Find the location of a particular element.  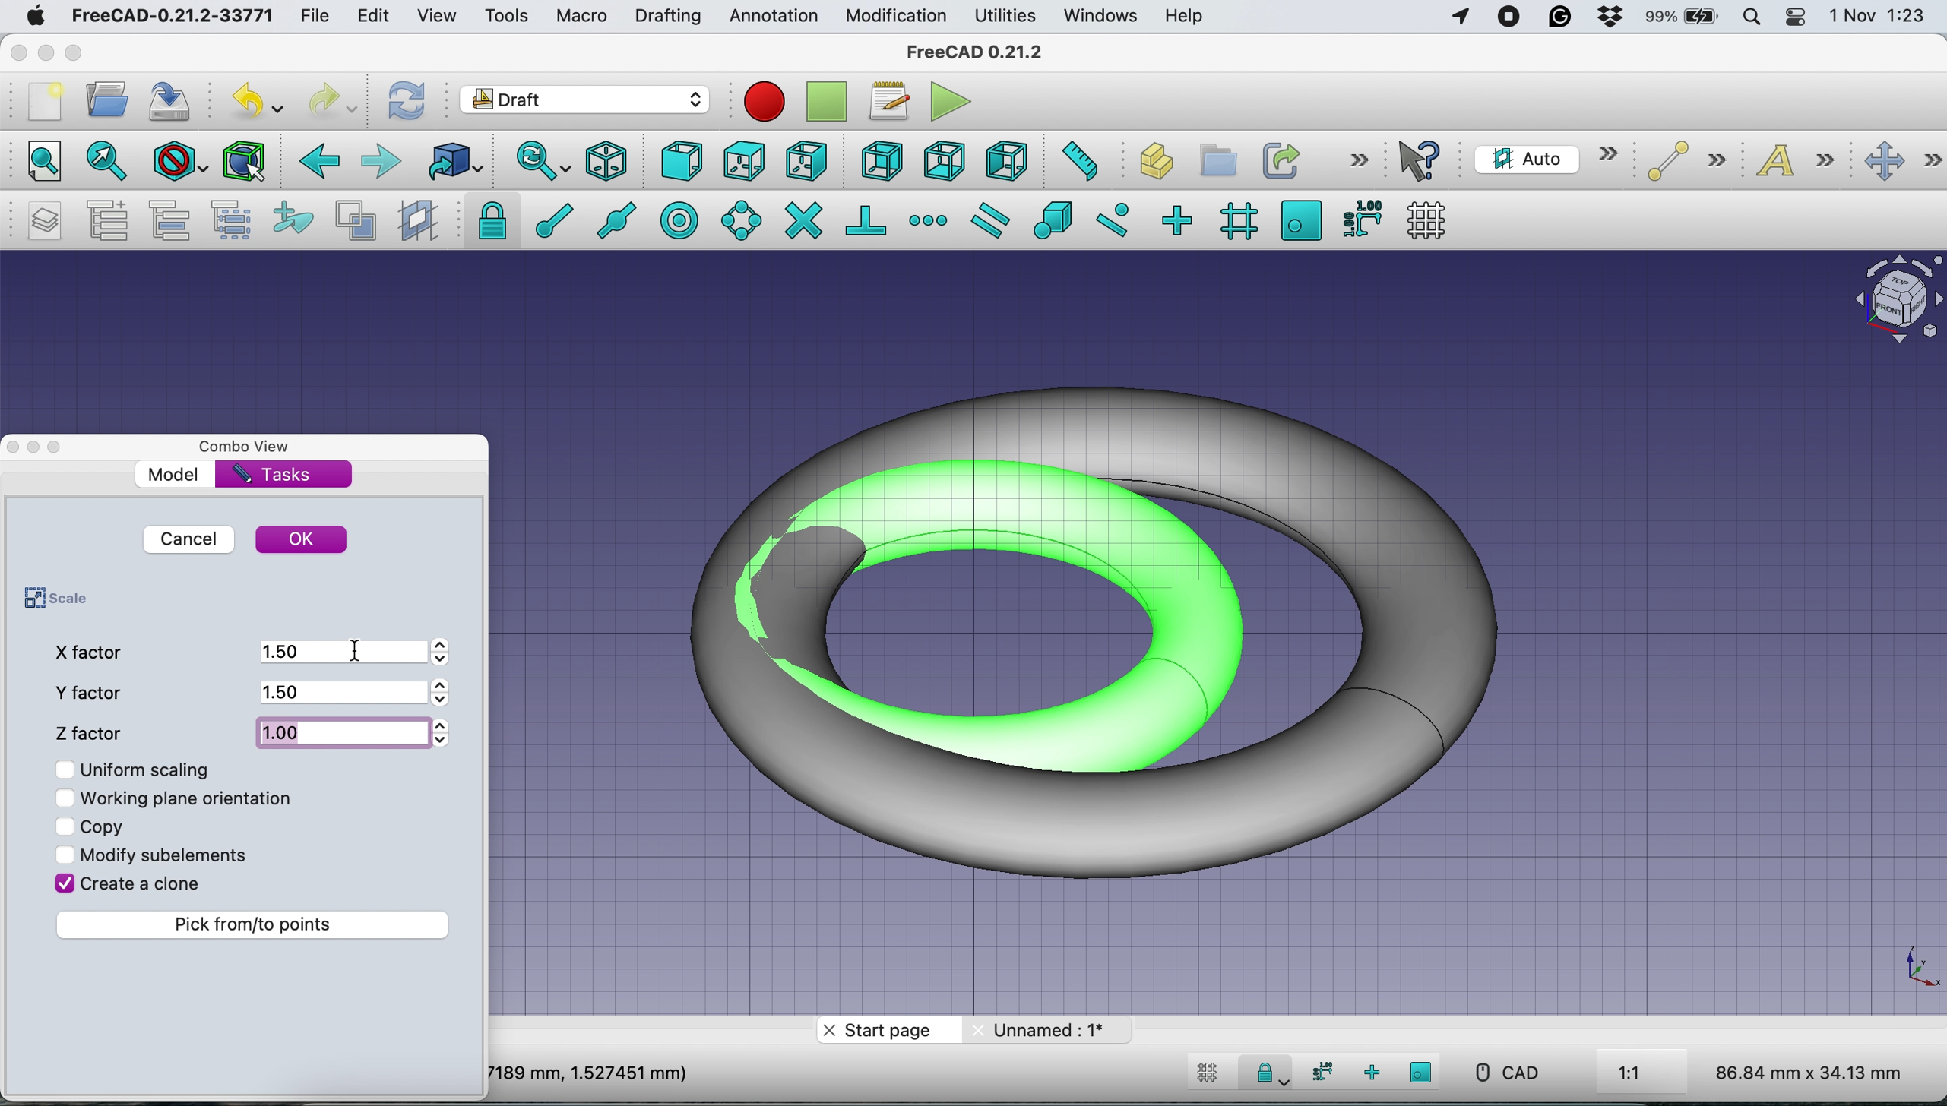

Apps Using Location is located at coordinates (1461, 18).